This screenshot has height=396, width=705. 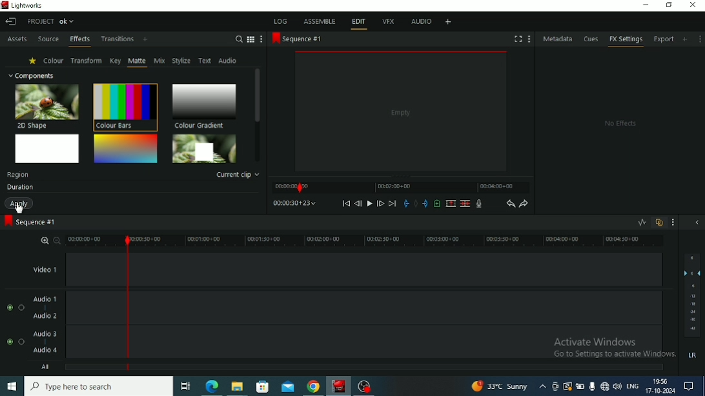 What do you see at coordinates (700, 39) in the screenshot?
I see `Show setting menu` at bounding box center [700, 39].